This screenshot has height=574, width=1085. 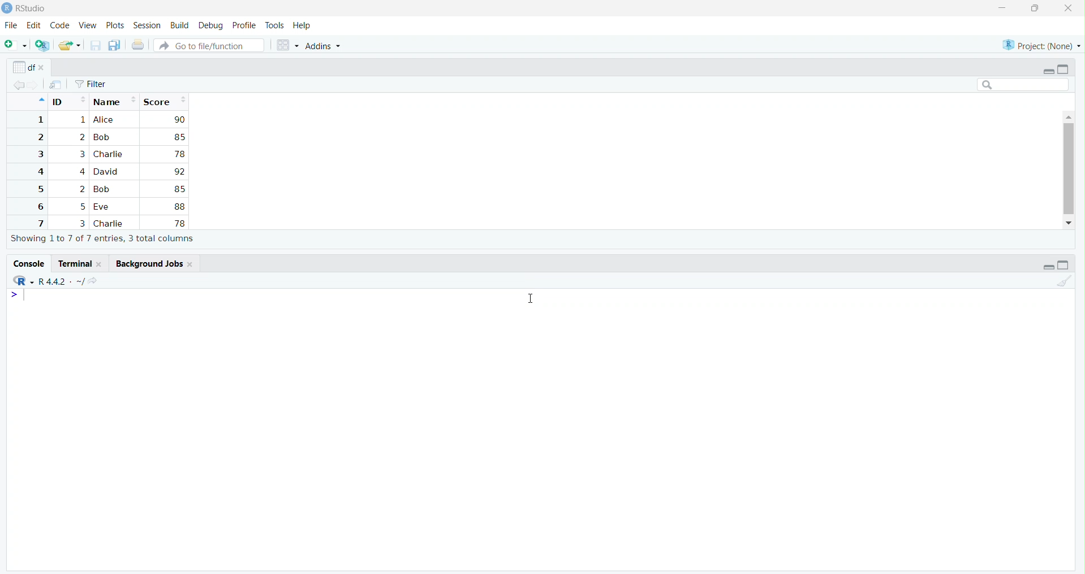 What do you see at coordinates (1048, 267) in the screenshot?
I see `minimize` at bounding box center [1048, 267].